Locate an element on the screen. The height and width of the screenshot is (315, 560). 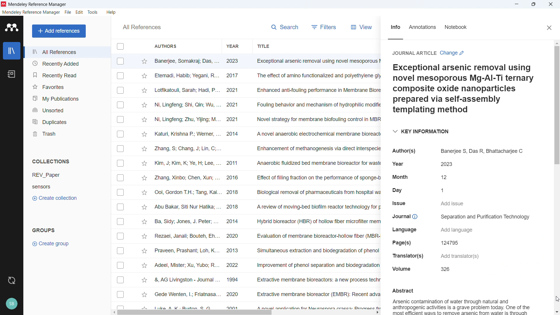
library is located at coordinates (11, 50).